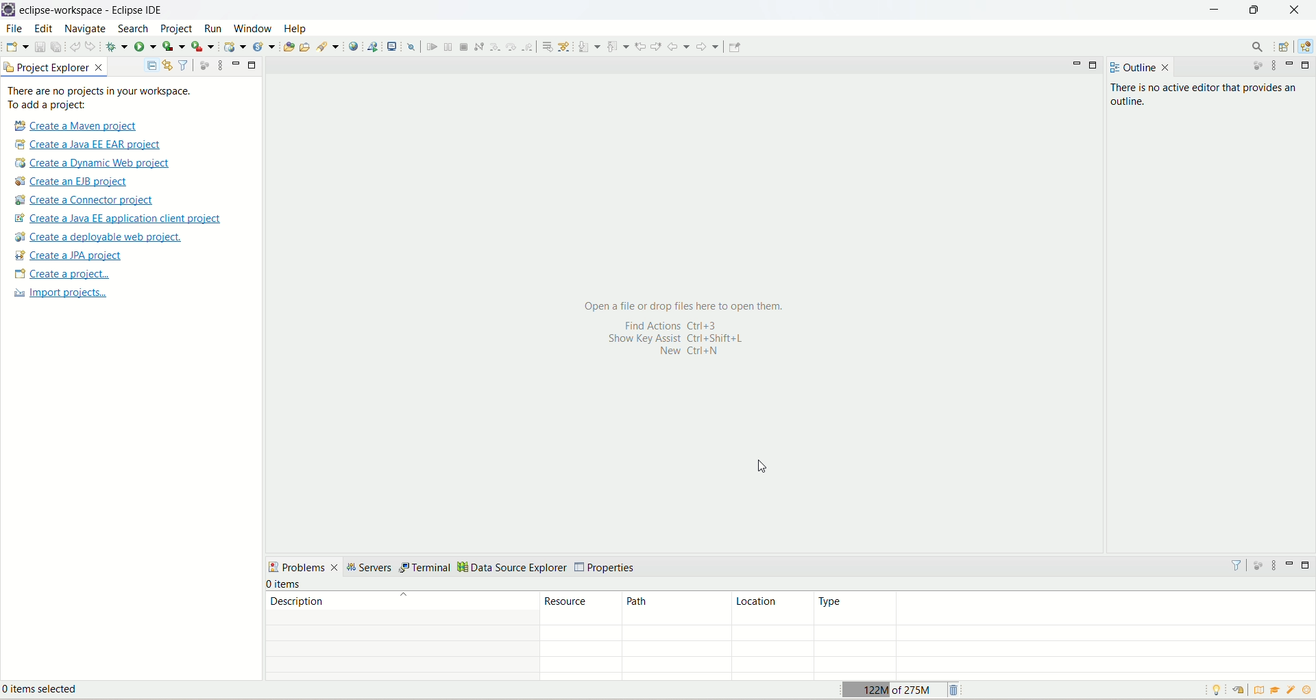  I want to click on create a deployable web project, so click(99, 237).